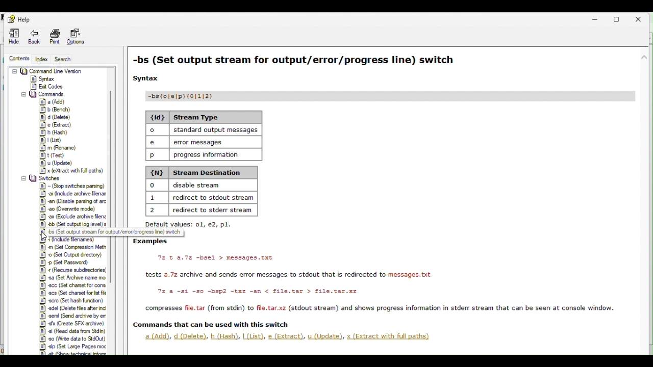 The width and height of the screenshot is (653, 367). I want to click on d (Delete),, so click(191, 336).